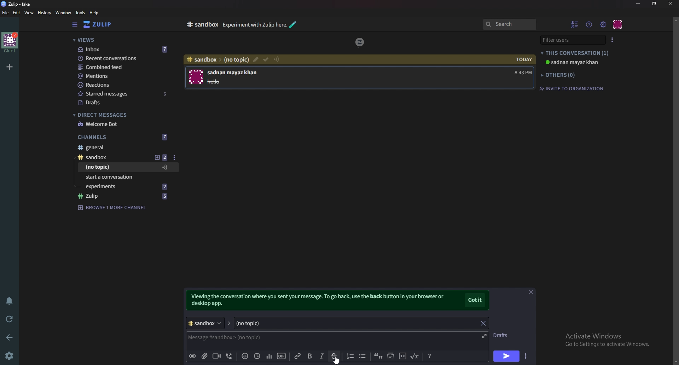 The width and height of the screenshot is (679, 365). What do you see at coordinates (349, 356) in the screenshot?
I see `Number list` at bounding box center [349, 356].